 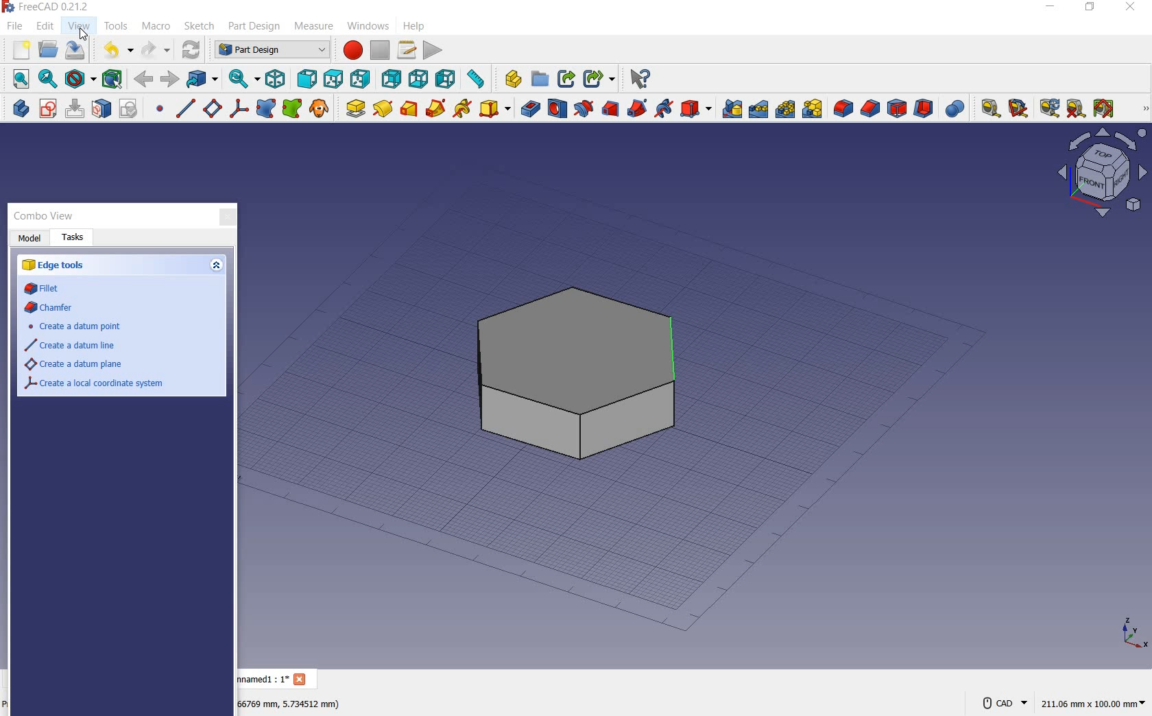 I want to click on map sketch to face, so click(x=102, y=109).